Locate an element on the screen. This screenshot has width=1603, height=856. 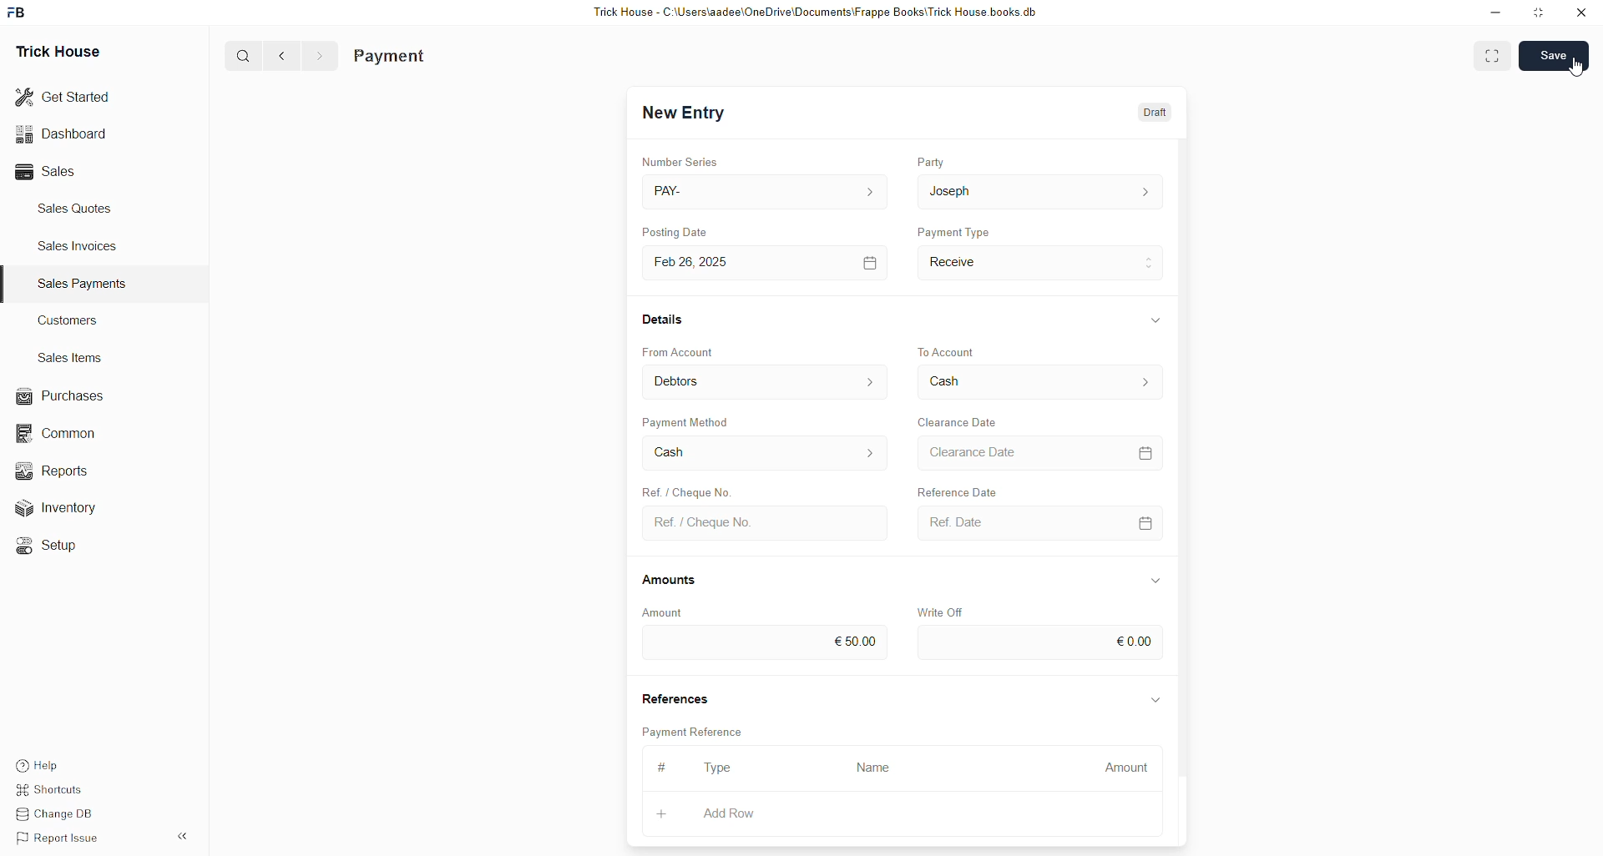
Amount is located at coordinates (1120, 769).